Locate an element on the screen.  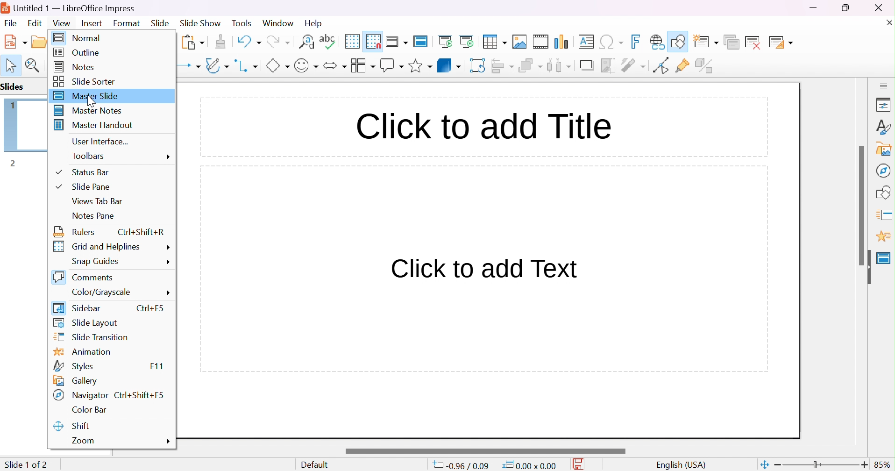
find and replace is located at coordinates (306, 41).